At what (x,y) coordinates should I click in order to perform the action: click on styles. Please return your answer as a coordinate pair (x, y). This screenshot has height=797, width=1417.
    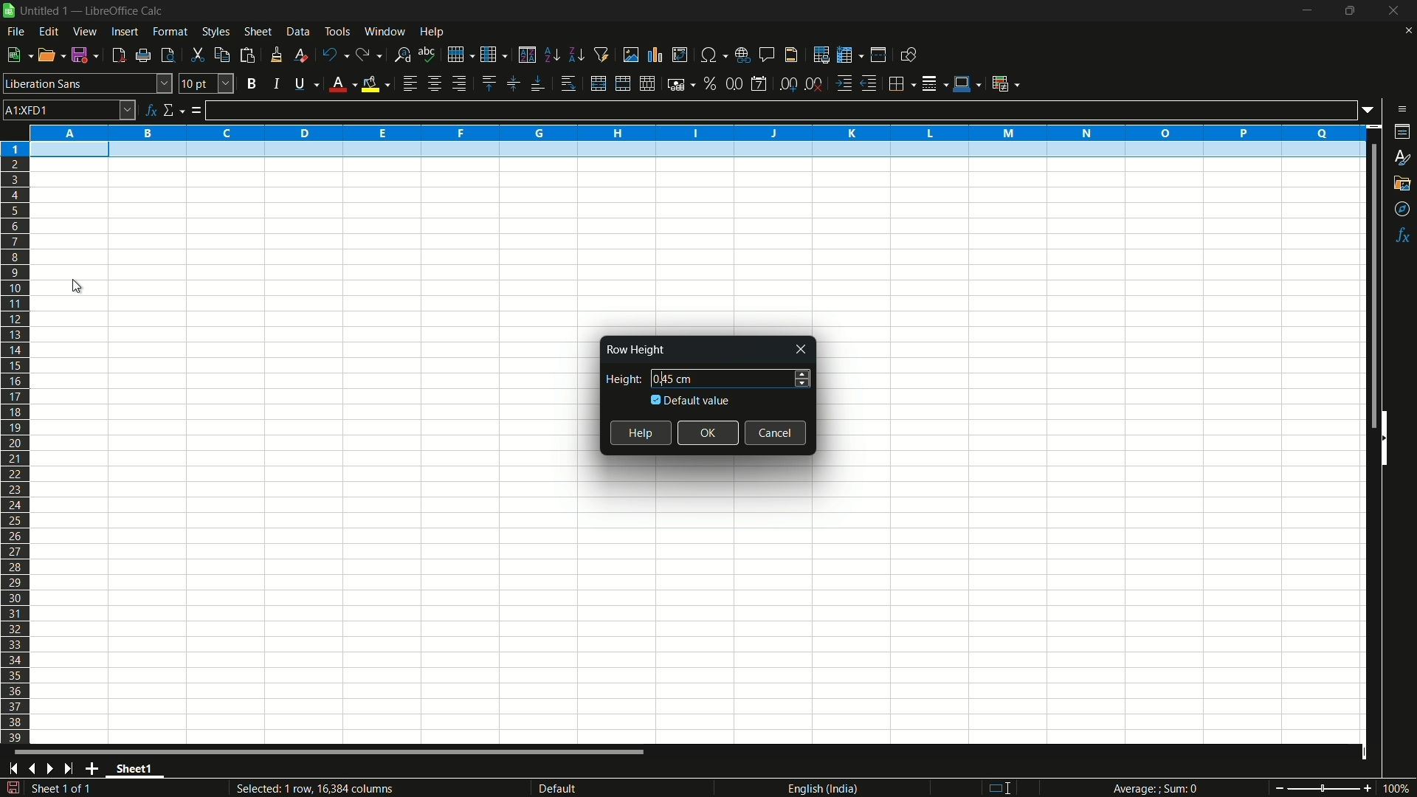
    Looking at the image, I should click on (1401, 159).